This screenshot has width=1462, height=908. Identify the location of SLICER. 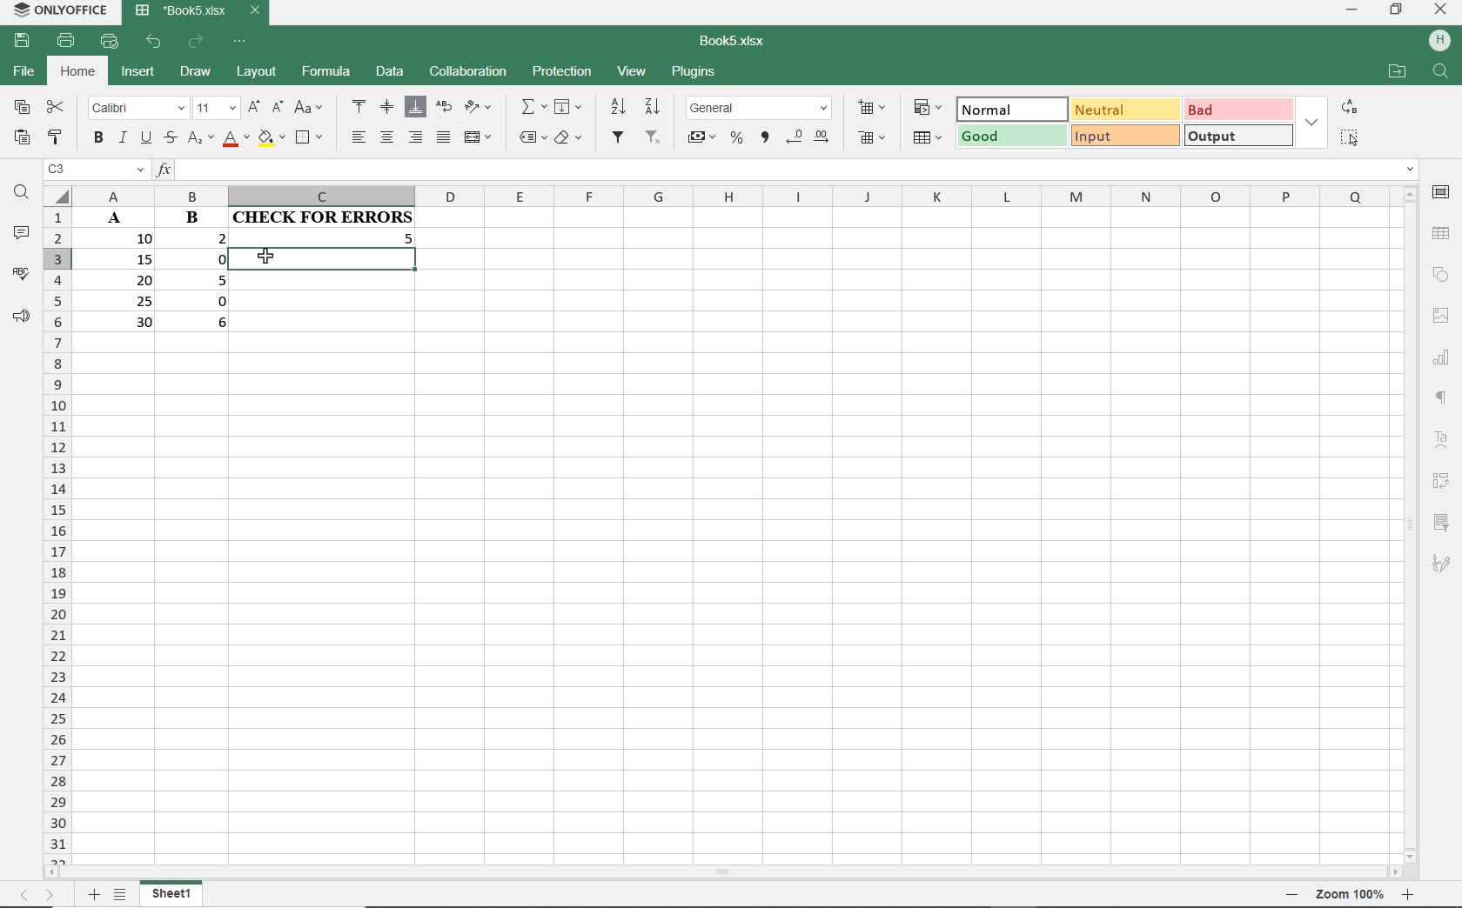
(1440, 522).